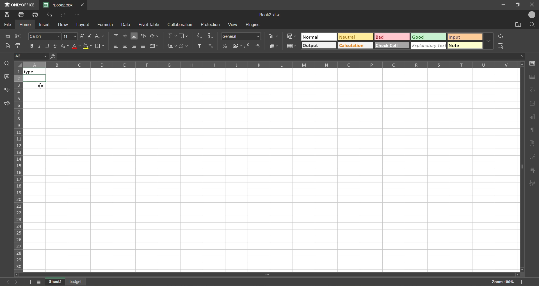 This screenshot has height=286, width=539. I want to click on delete cells , so click(273, 46).